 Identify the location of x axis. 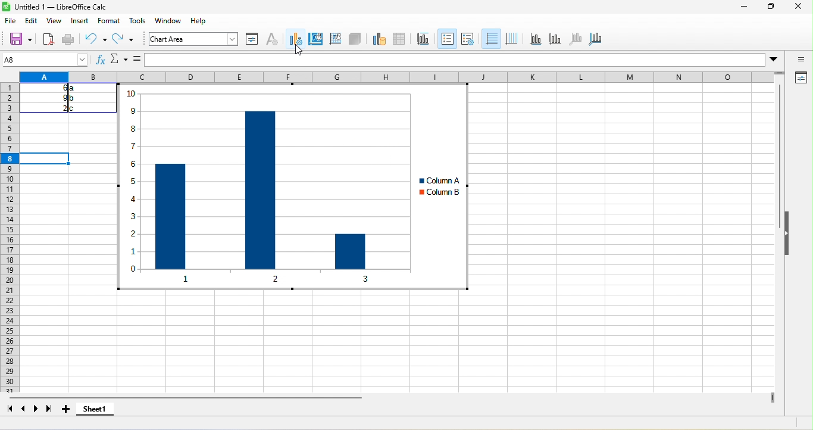
(534, 40).